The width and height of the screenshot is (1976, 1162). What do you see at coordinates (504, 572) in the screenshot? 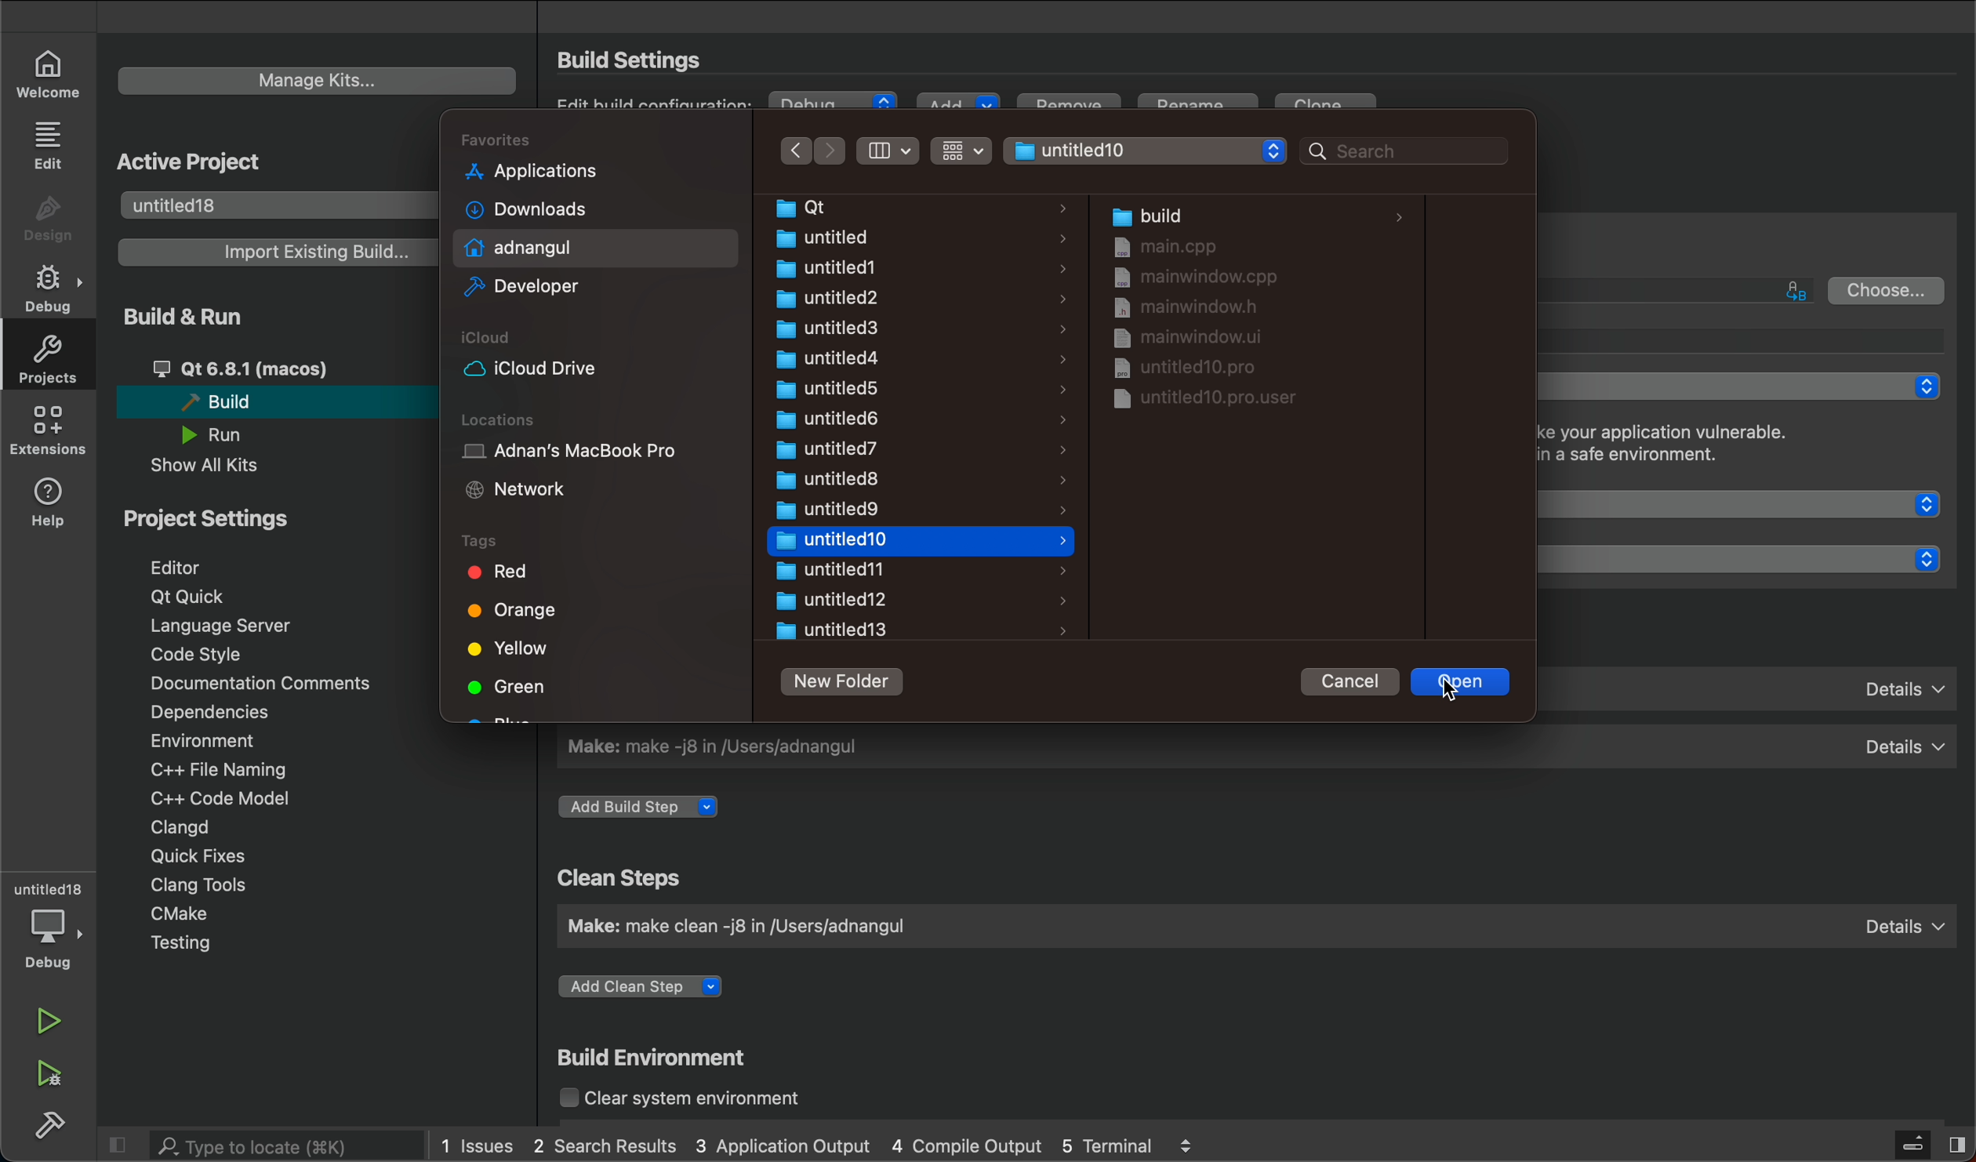
I see `Red` at bounding box center [504, 572].